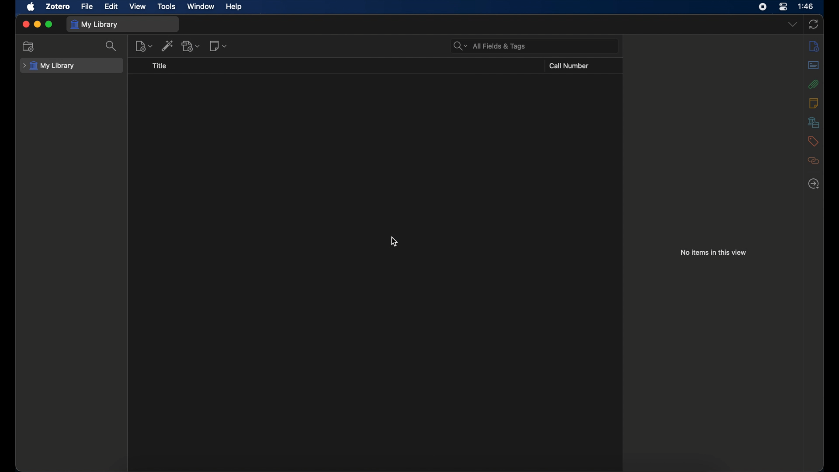  What do you see at coordinates (763, 7) in the screenshot?
I see `screen recorder` at bounding box center [763, 7].